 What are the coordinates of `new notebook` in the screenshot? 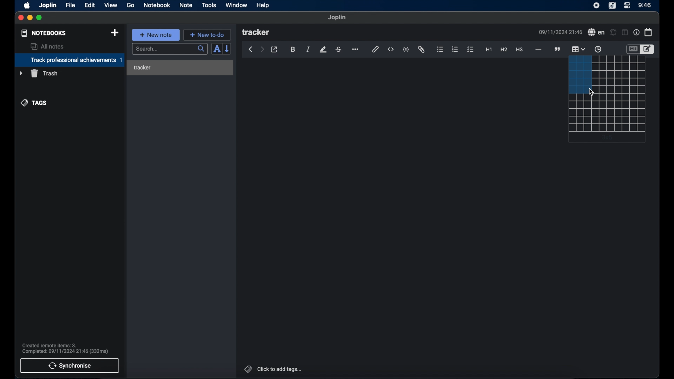 It's located at (115, 33).